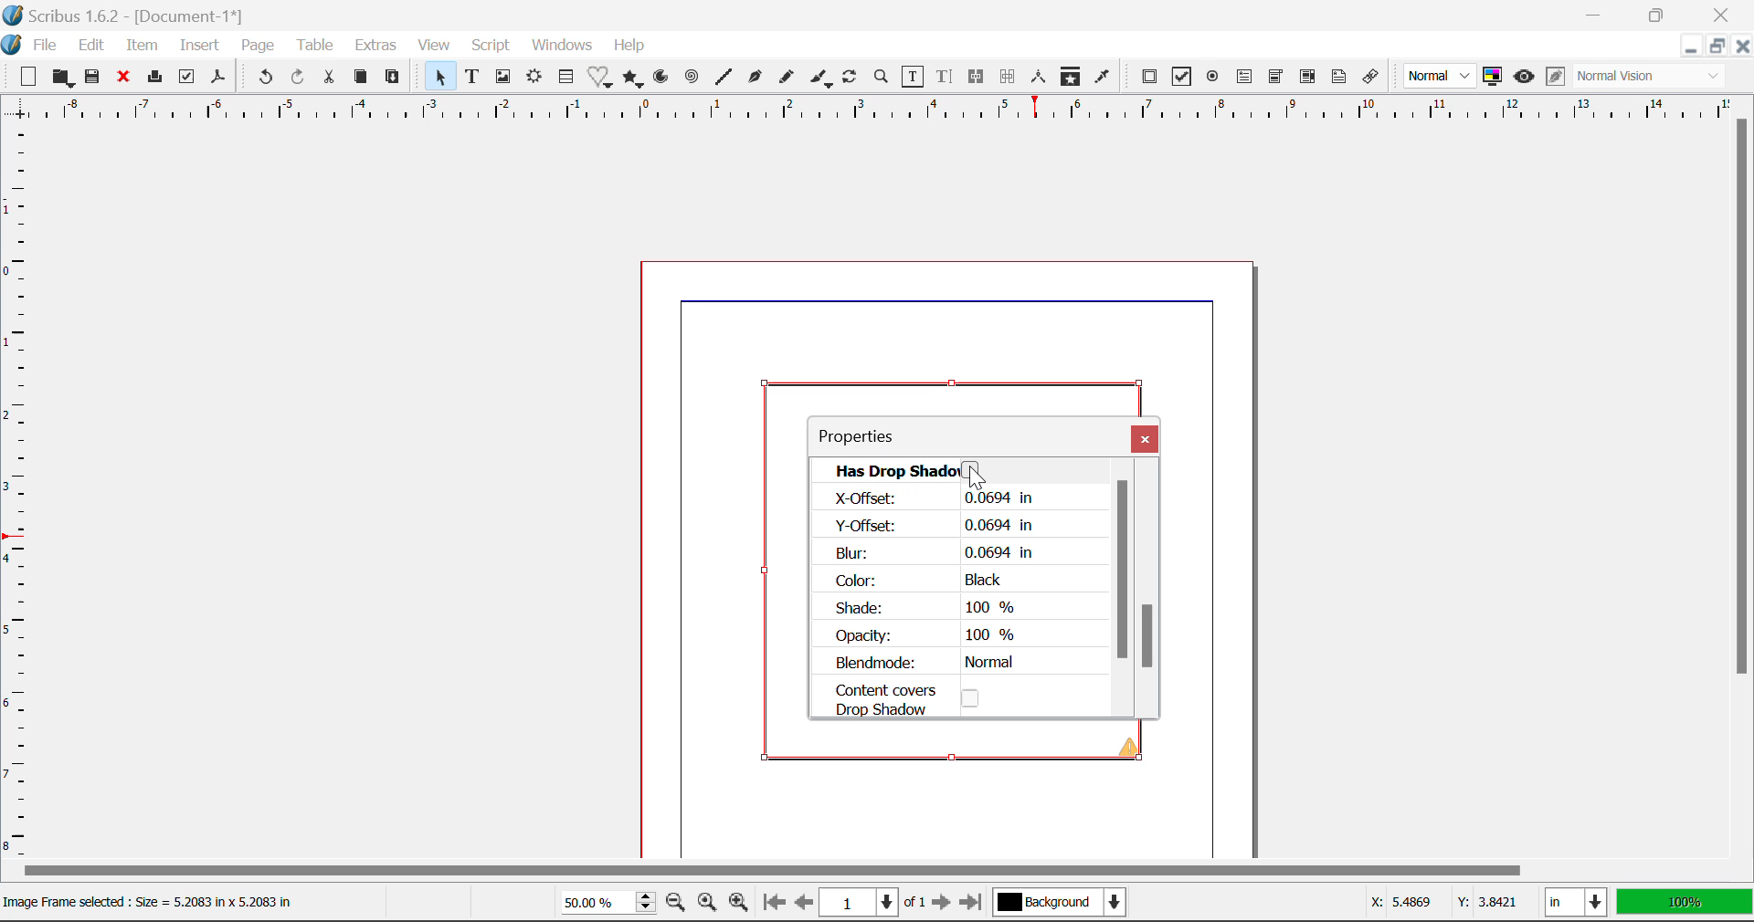 The image size is (1754, 922). I want to click on logo, so click(13, 46).